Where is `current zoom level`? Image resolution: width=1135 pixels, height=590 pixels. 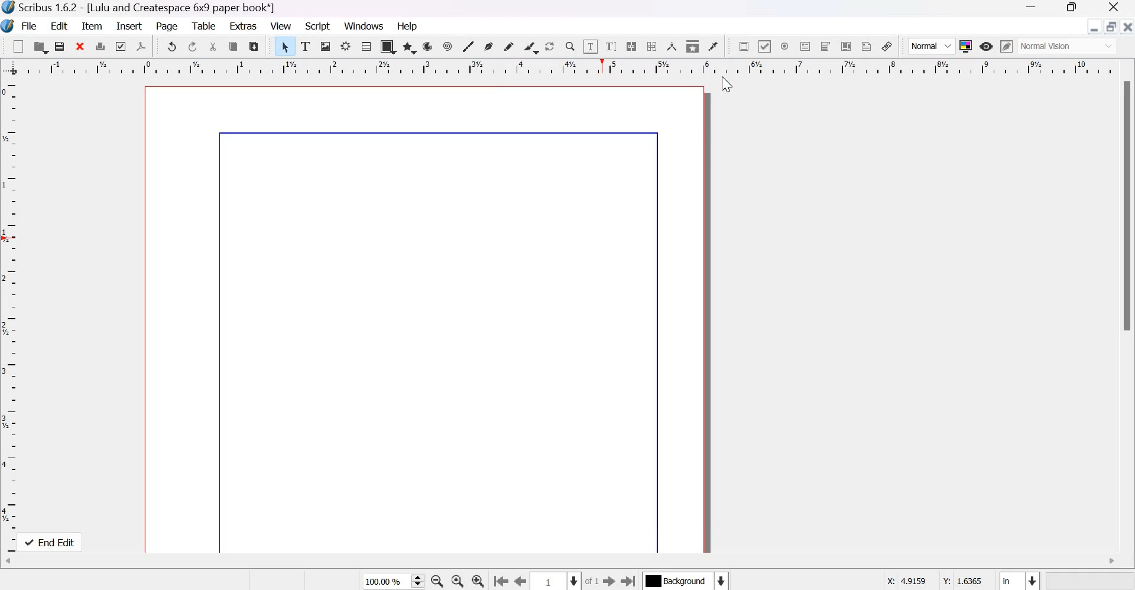
current zoom level is located at coordinates (390, 582).